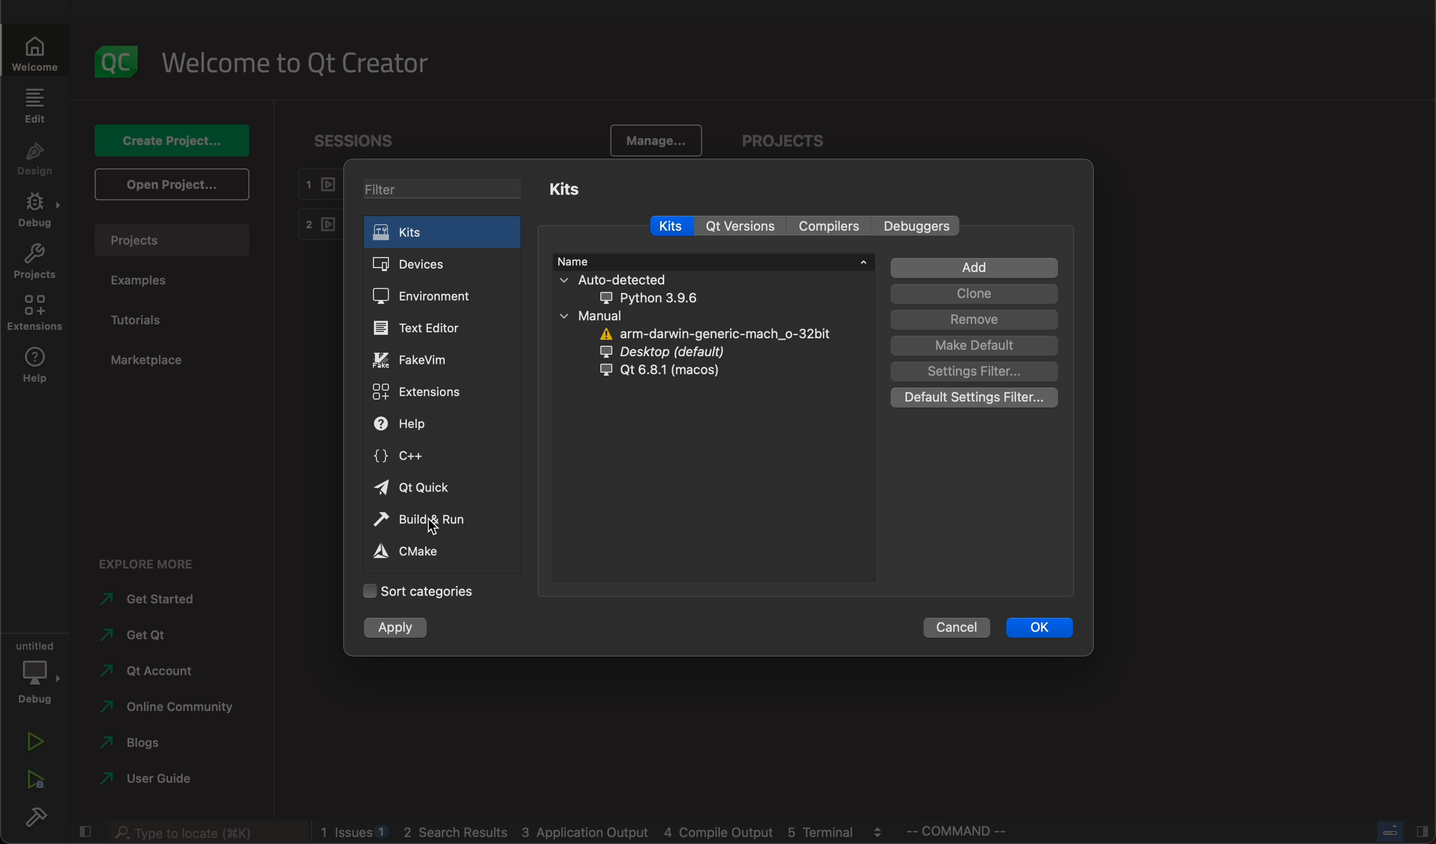 The width and height of the screenshot is (1436, 844). I want to click on edit , so click(36, 104).